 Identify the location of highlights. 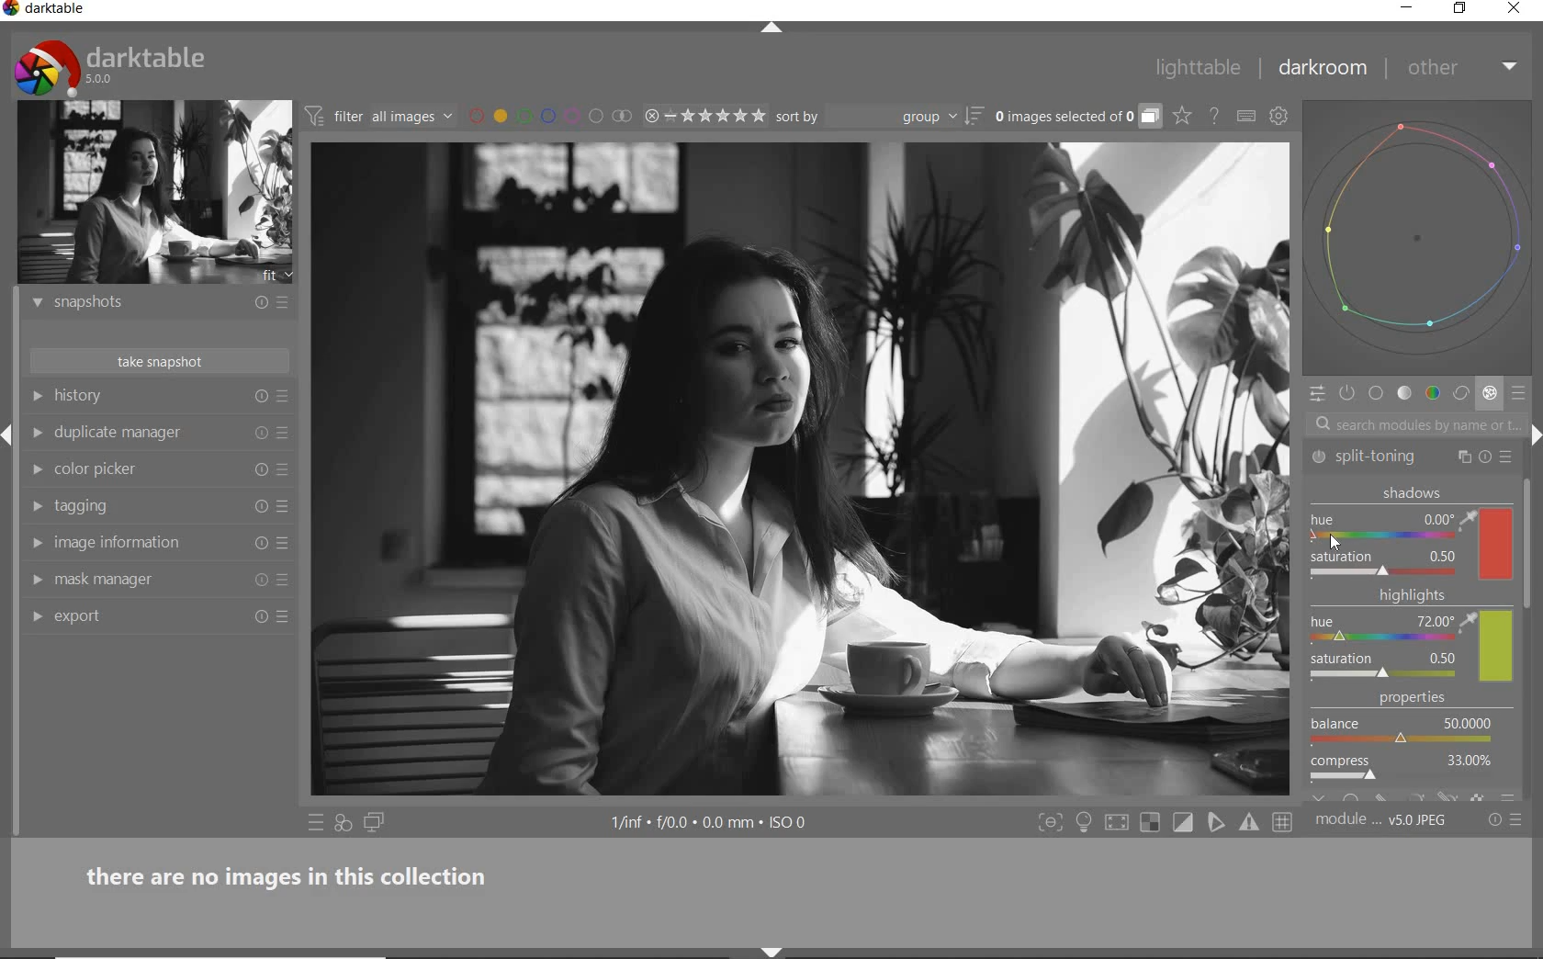
(1410, 637).